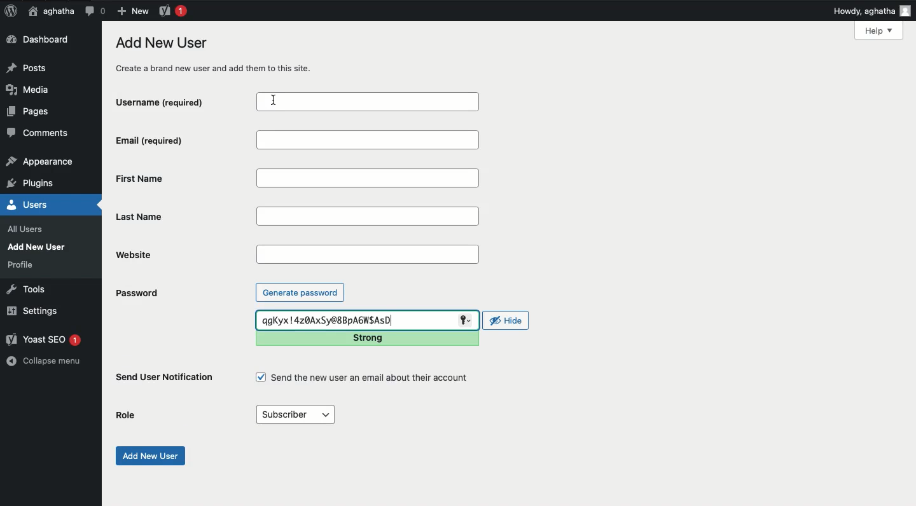  I want to click on Add new user, so click(149, 456).